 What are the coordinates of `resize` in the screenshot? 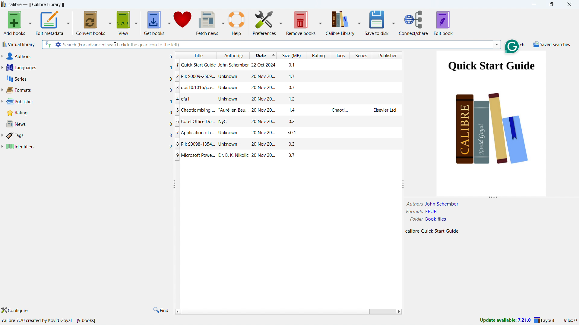 It's located at (403, 184).